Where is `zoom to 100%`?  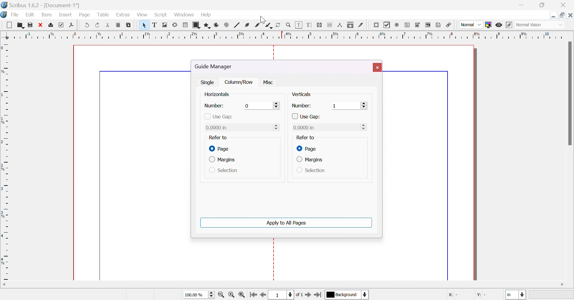 zoom to 100% is located at coordinates (231, 294).